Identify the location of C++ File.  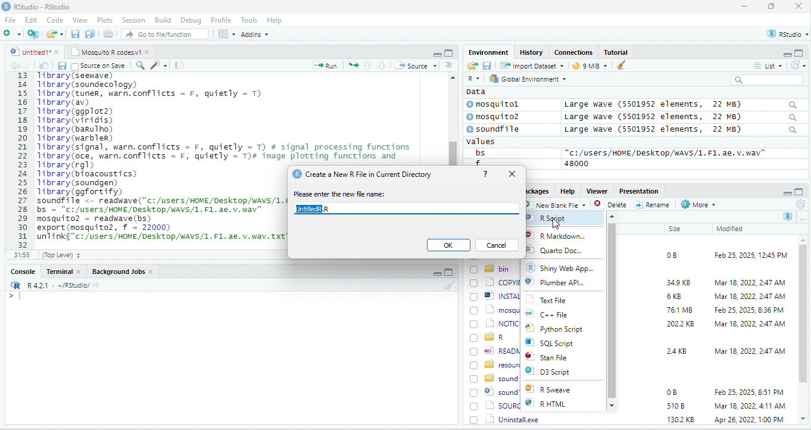
(555, 315).